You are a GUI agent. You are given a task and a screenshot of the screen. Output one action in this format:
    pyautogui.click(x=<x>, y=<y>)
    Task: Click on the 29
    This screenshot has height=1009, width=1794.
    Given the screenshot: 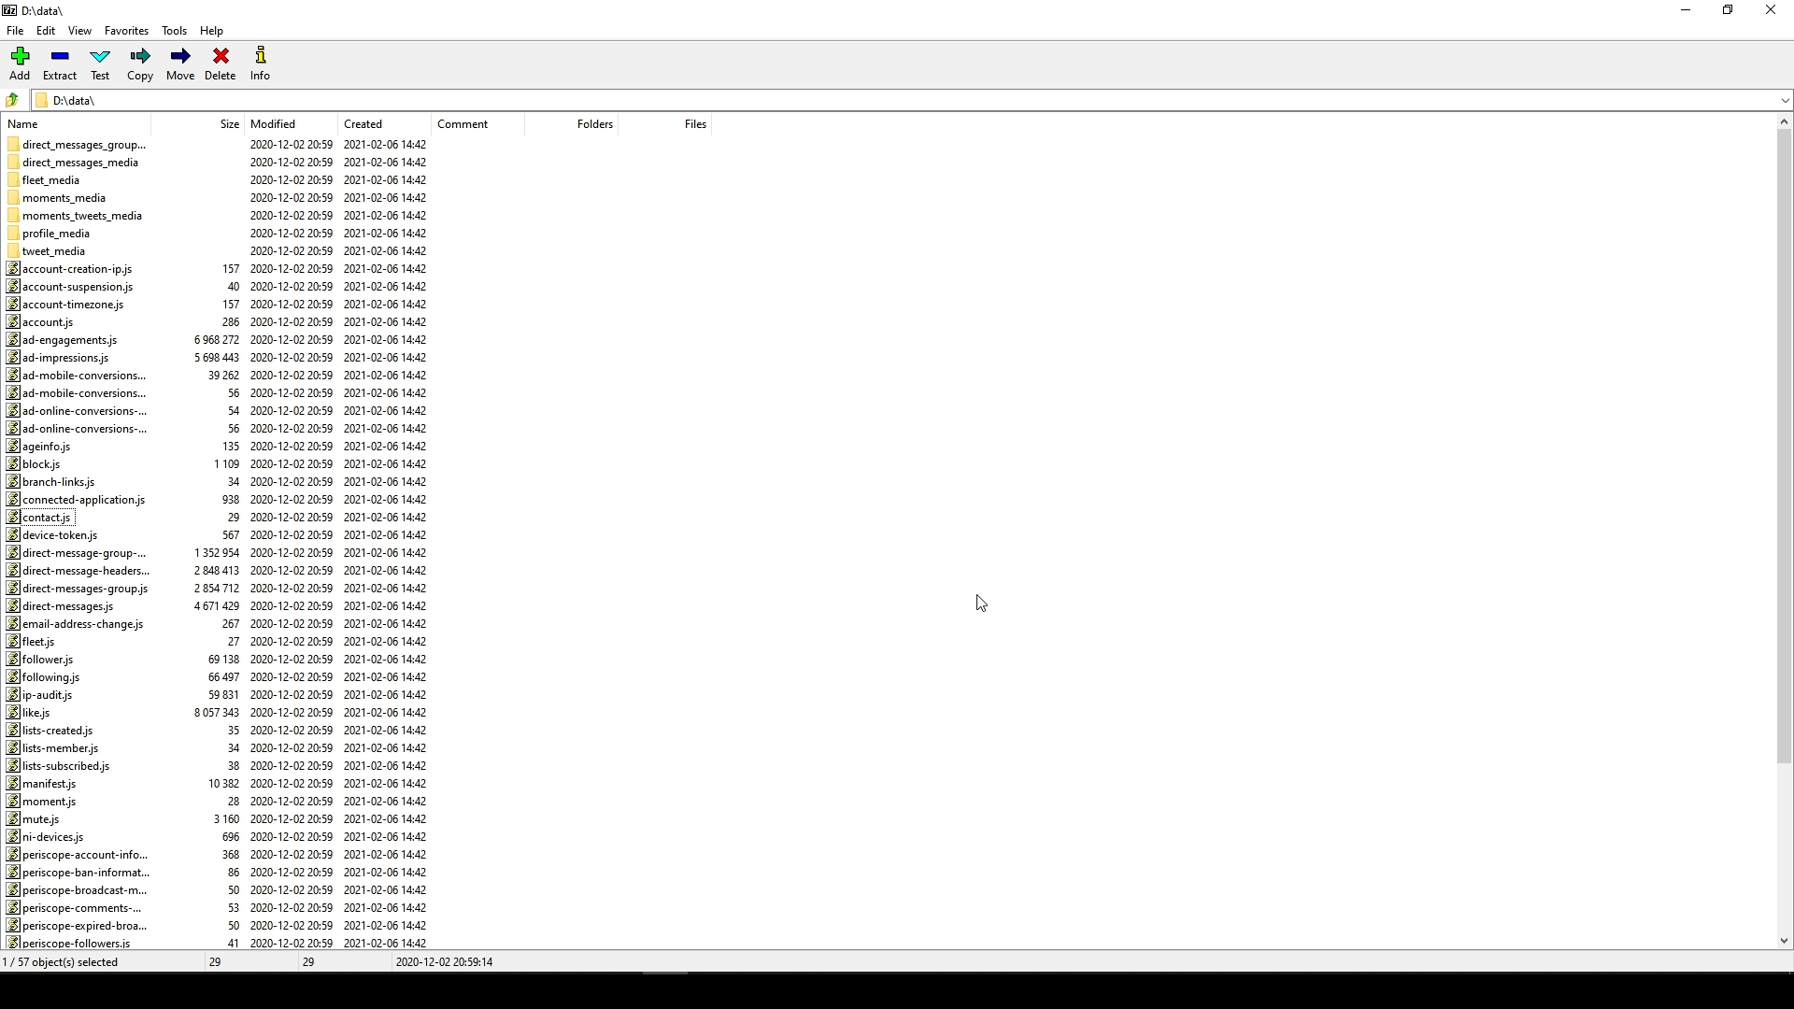 What is the action you would take?
    pyautogui.click(x=313, y=962)
    